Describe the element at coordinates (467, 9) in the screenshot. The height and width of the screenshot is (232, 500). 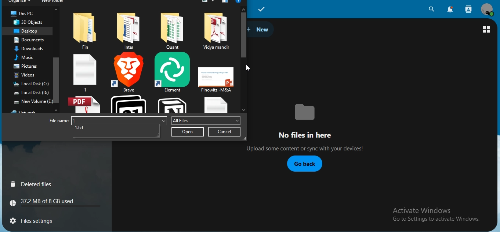
I see `search contacts` at that location.